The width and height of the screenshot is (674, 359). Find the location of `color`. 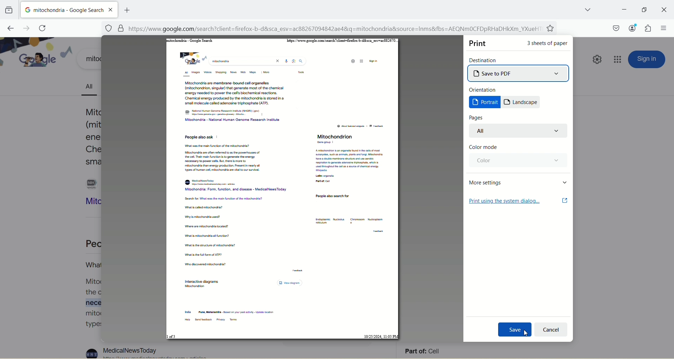

color is located at coordinates (517, 160).